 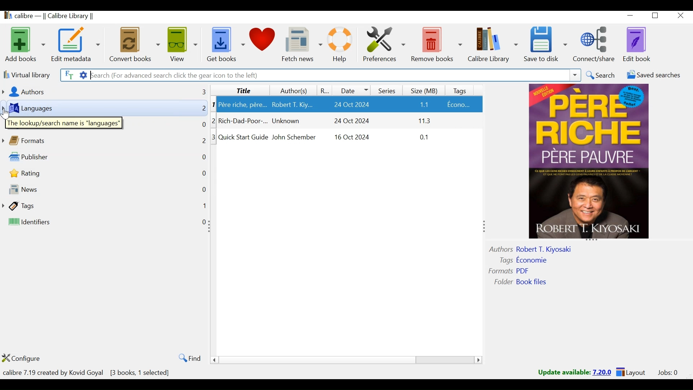 What do you see at coordinates (55, 157) in the screenshot?
I see `Publisher` at bounding box center [55, 157].